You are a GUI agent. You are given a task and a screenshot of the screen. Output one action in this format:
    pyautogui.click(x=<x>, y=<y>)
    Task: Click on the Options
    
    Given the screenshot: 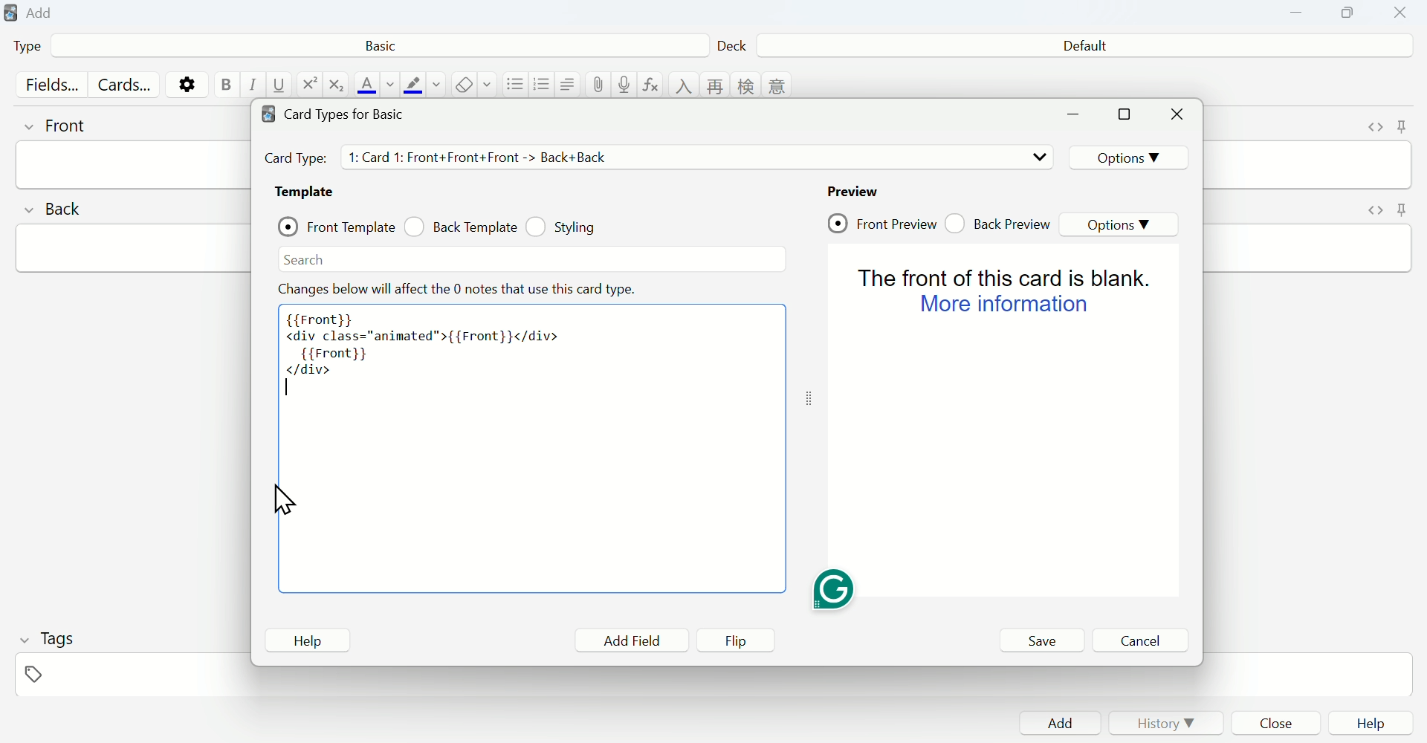 What is the action you would take?
    pyautogui.click(x=1130, y=158)
    